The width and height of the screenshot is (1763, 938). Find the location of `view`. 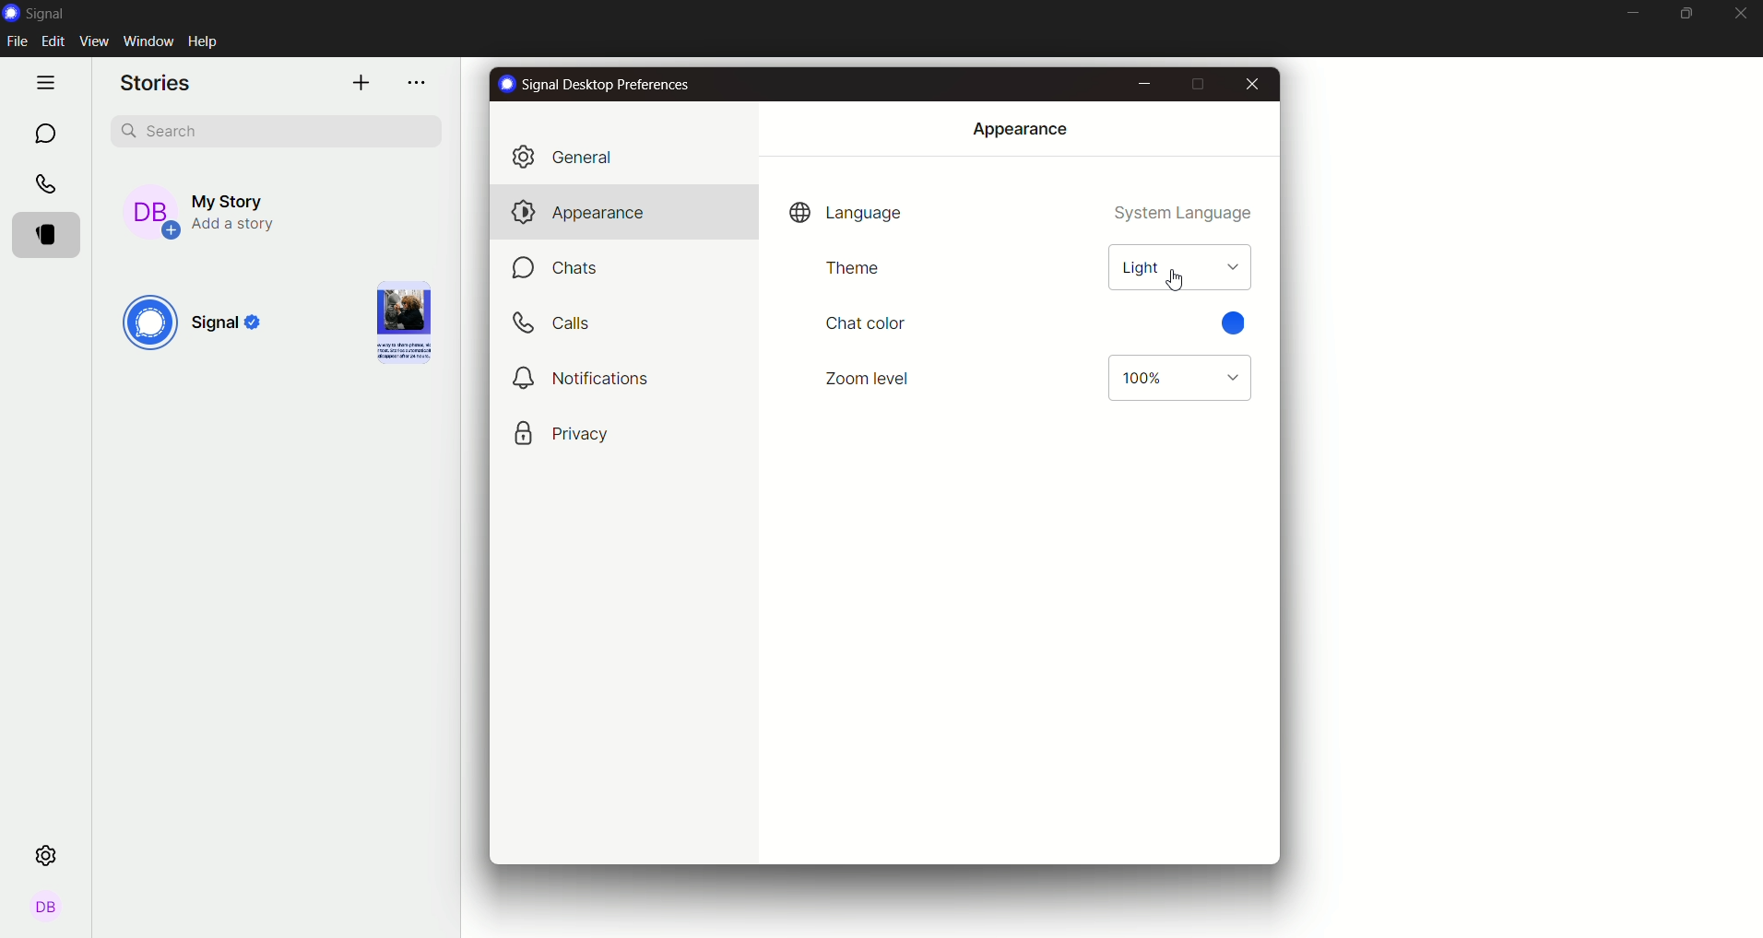

view is located at coordinates (95, 41).